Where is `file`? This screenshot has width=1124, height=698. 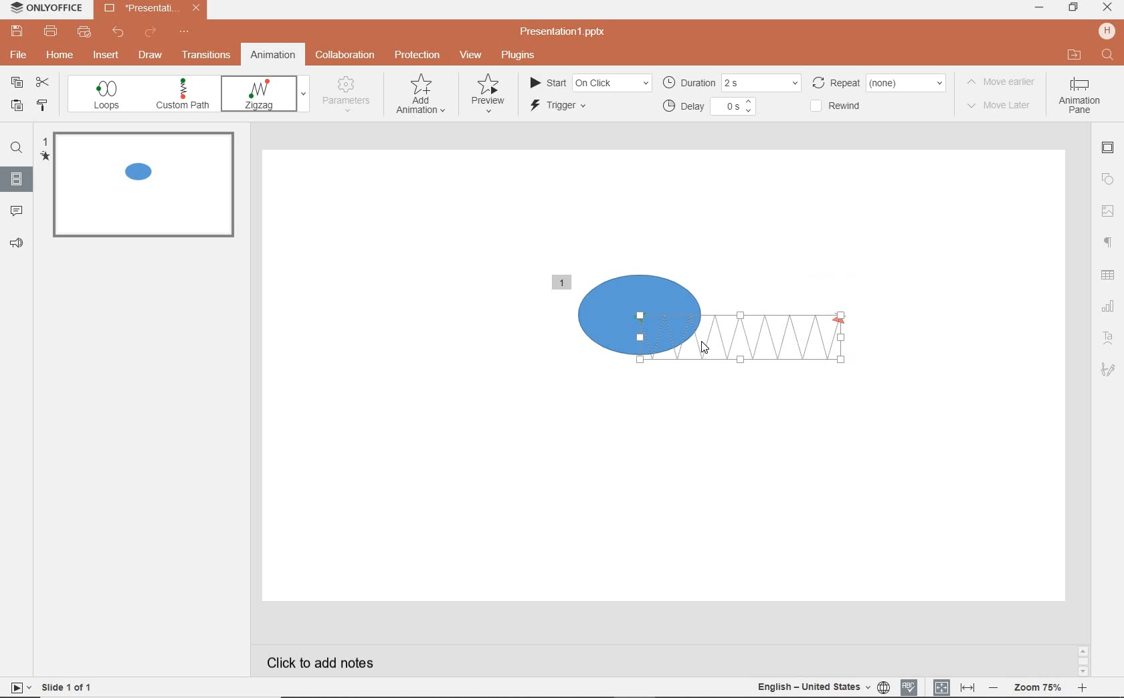
file is located at coordinates (17, 57).